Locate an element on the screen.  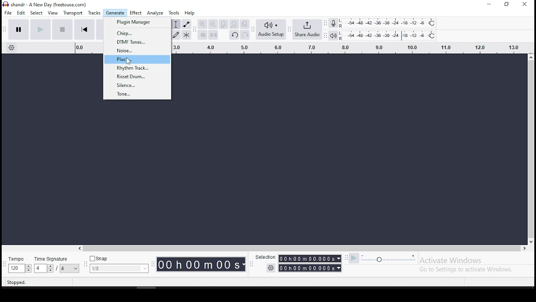
fit project to width is located at coordinates (234, 24).